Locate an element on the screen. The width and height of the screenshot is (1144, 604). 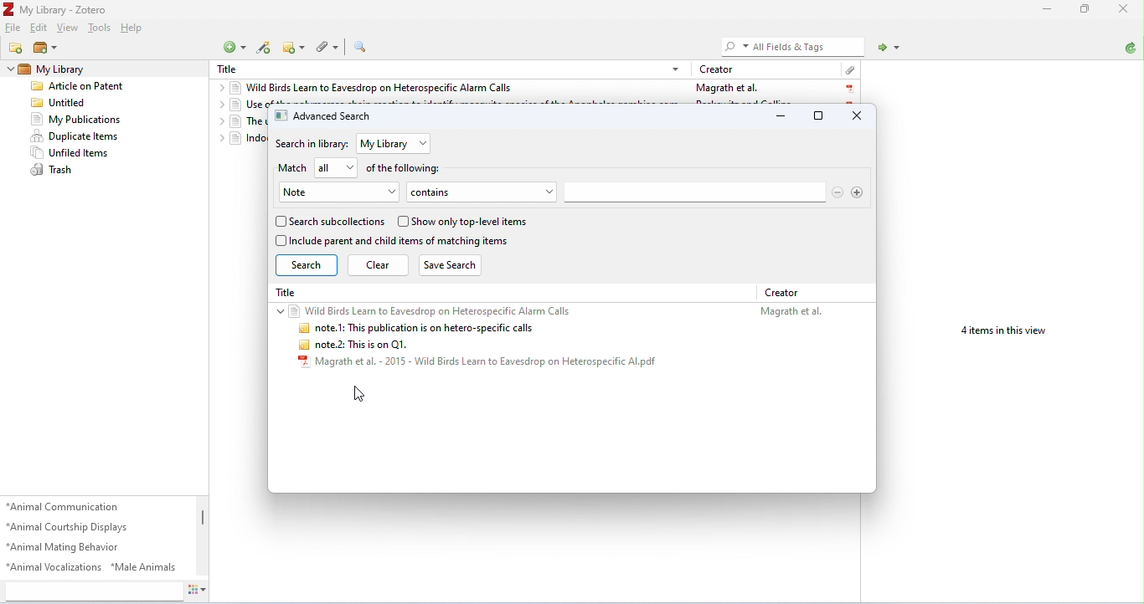
4 items in this view is located at coordinates (1001, 332).